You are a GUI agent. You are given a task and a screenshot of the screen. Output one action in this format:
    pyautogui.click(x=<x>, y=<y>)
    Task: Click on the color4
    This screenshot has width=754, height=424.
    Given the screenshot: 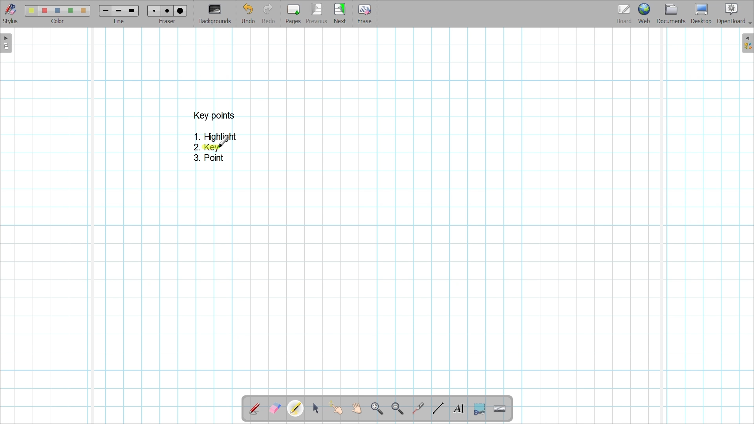 What is the action you would take?
    pyautogui.click(x=70, y=10)
    